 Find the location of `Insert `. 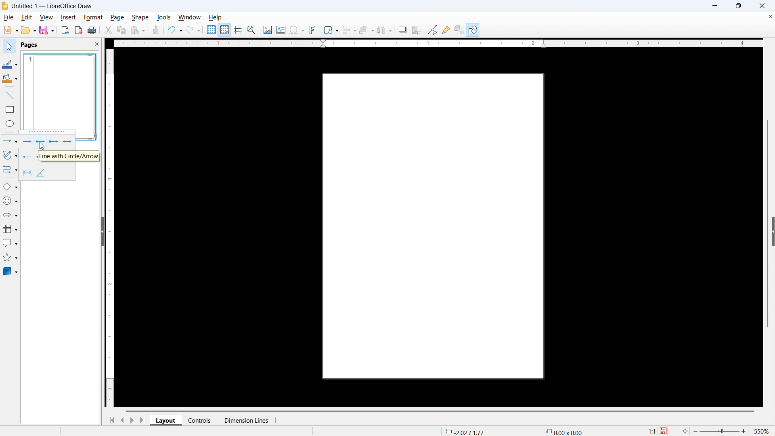

Insert  is located at coordinates (68, 17).